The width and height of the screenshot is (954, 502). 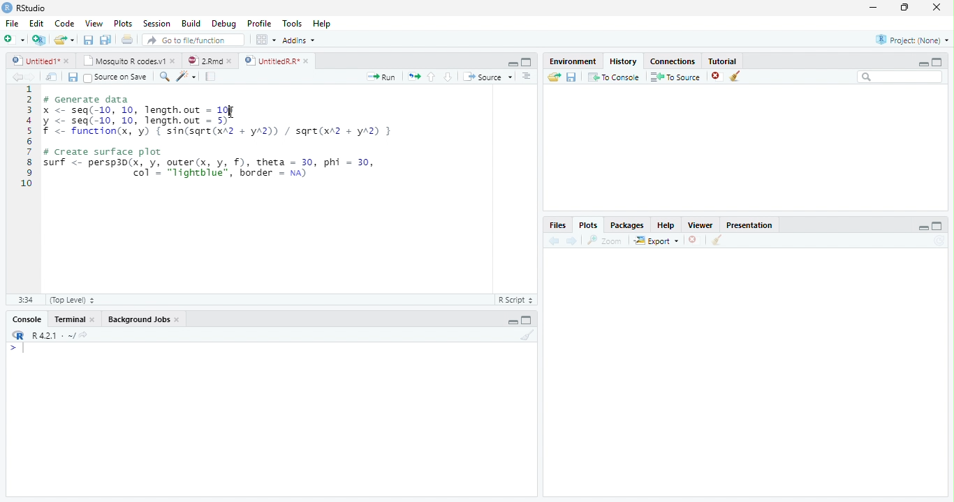 What do you see at coordinates (127, 38) in the screenshot?
I see `Print the current file` at bounding box center [127, 38].